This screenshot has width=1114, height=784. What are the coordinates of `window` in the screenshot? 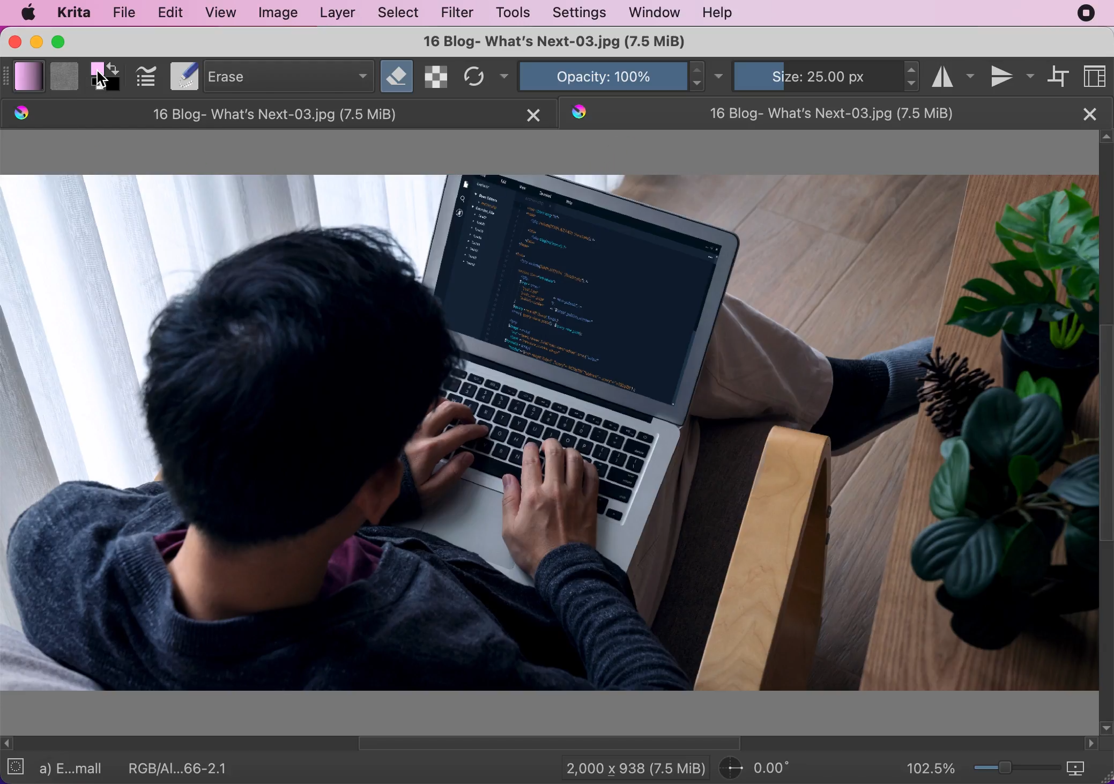 It's located at (655, 13).